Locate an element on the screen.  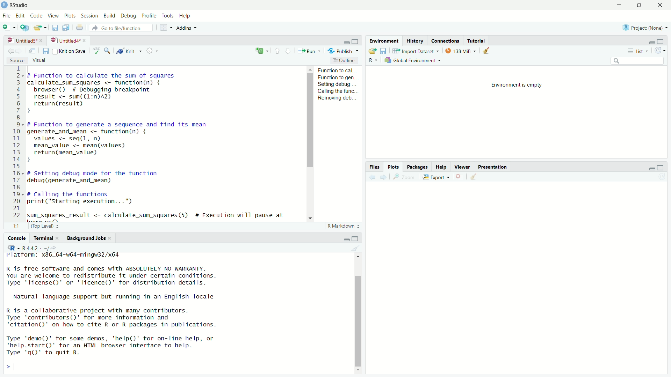
empty plot area is located at coordinates (520, 282).